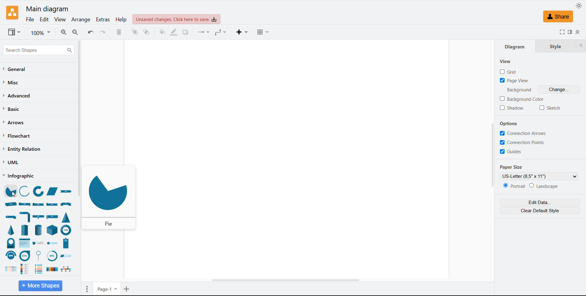  Describe the element at coordinates (522, 142) in the screenshot. I see `connection points ` at that location.